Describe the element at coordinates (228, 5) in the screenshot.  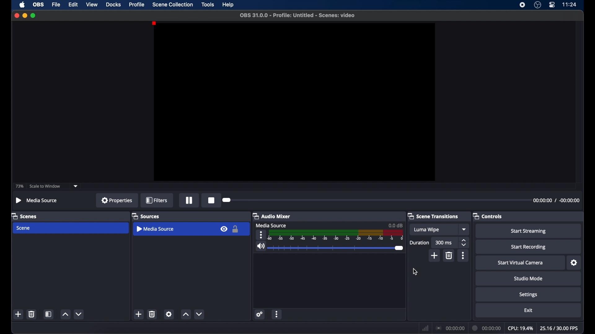
I see `help` at that location.